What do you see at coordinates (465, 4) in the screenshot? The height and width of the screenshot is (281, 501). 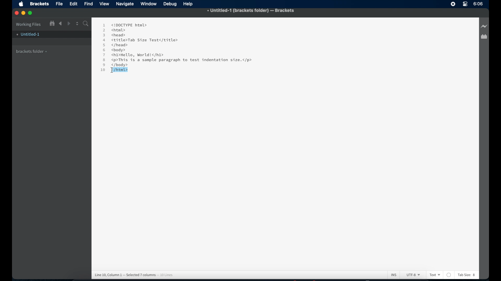 I see `Recording` at bounding box center [465, 4].